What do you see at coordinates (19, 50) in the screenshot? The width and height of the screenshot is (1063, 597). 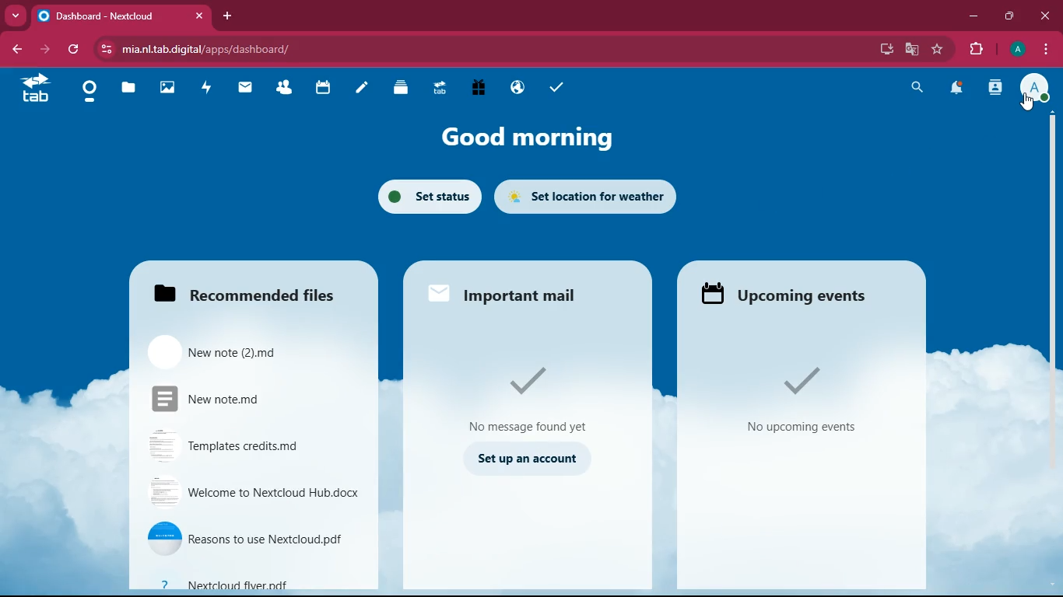 I see `back` at bounding box center [19, 50].